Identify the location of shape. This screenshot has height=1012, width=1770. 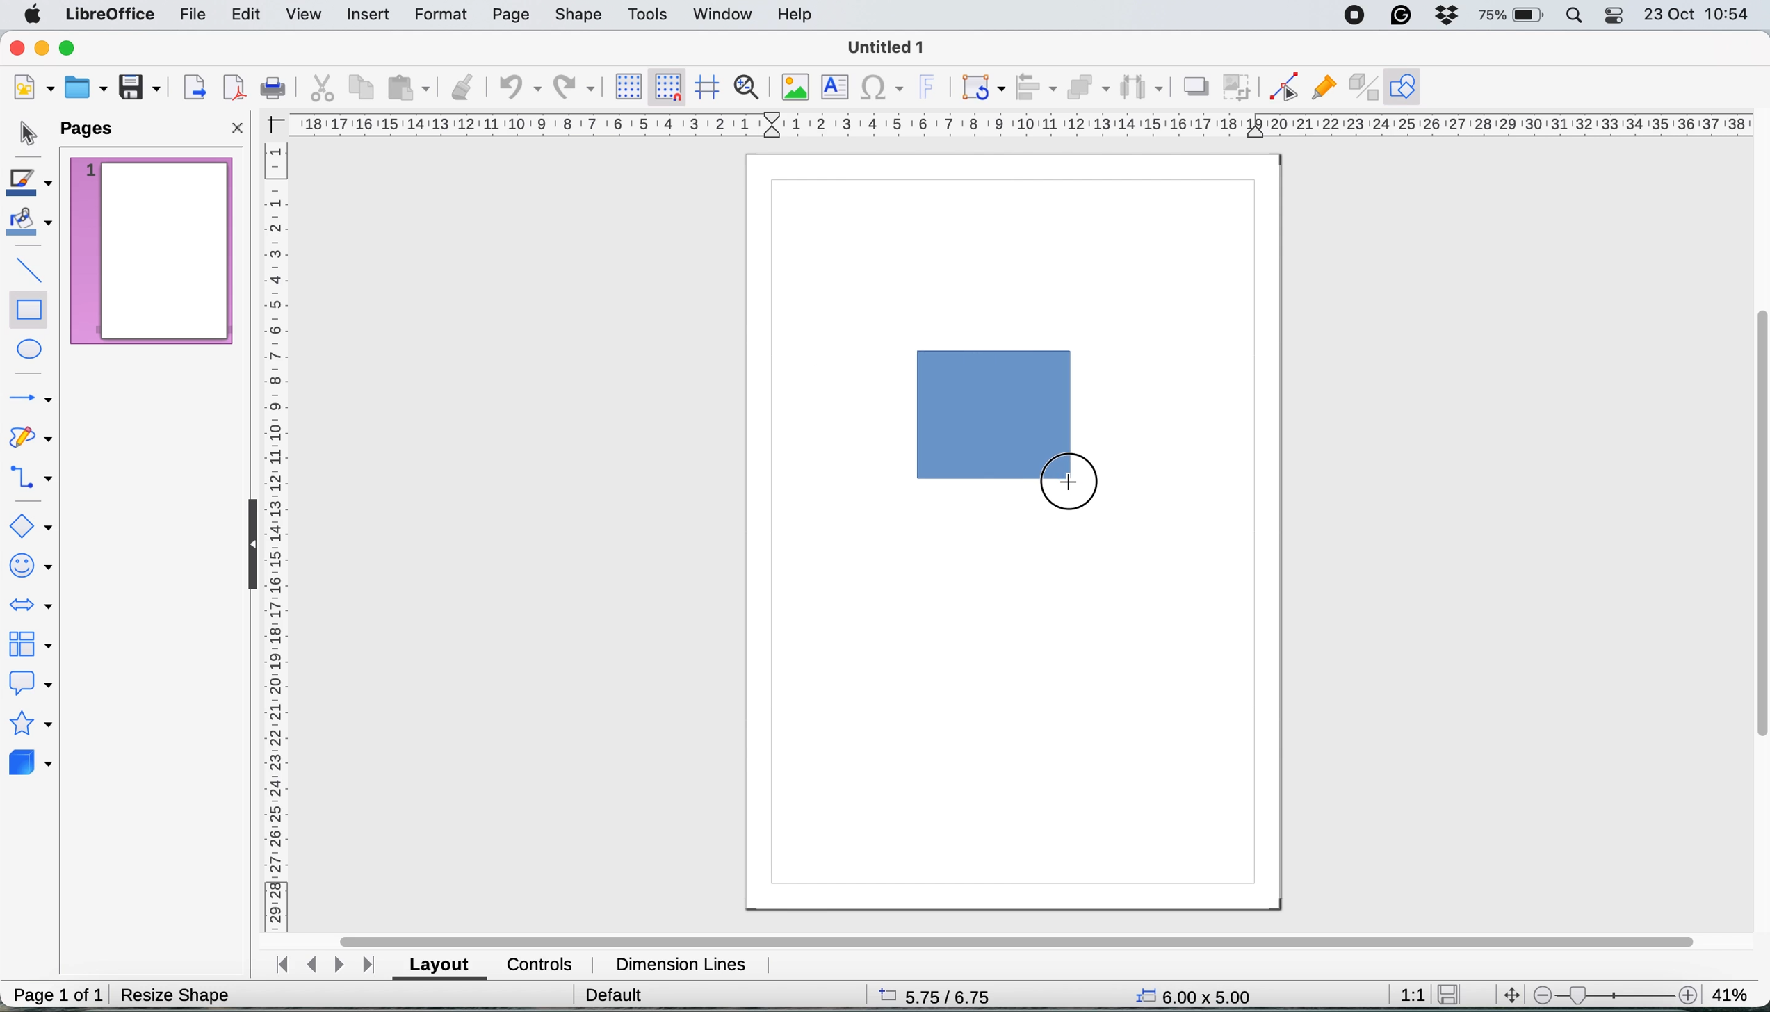
(580, 15).